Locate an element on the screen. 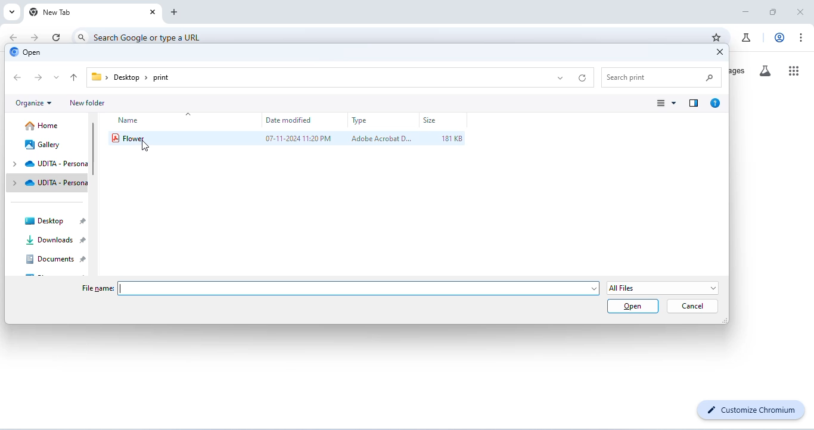  change view is located at coordinates (667, 102).